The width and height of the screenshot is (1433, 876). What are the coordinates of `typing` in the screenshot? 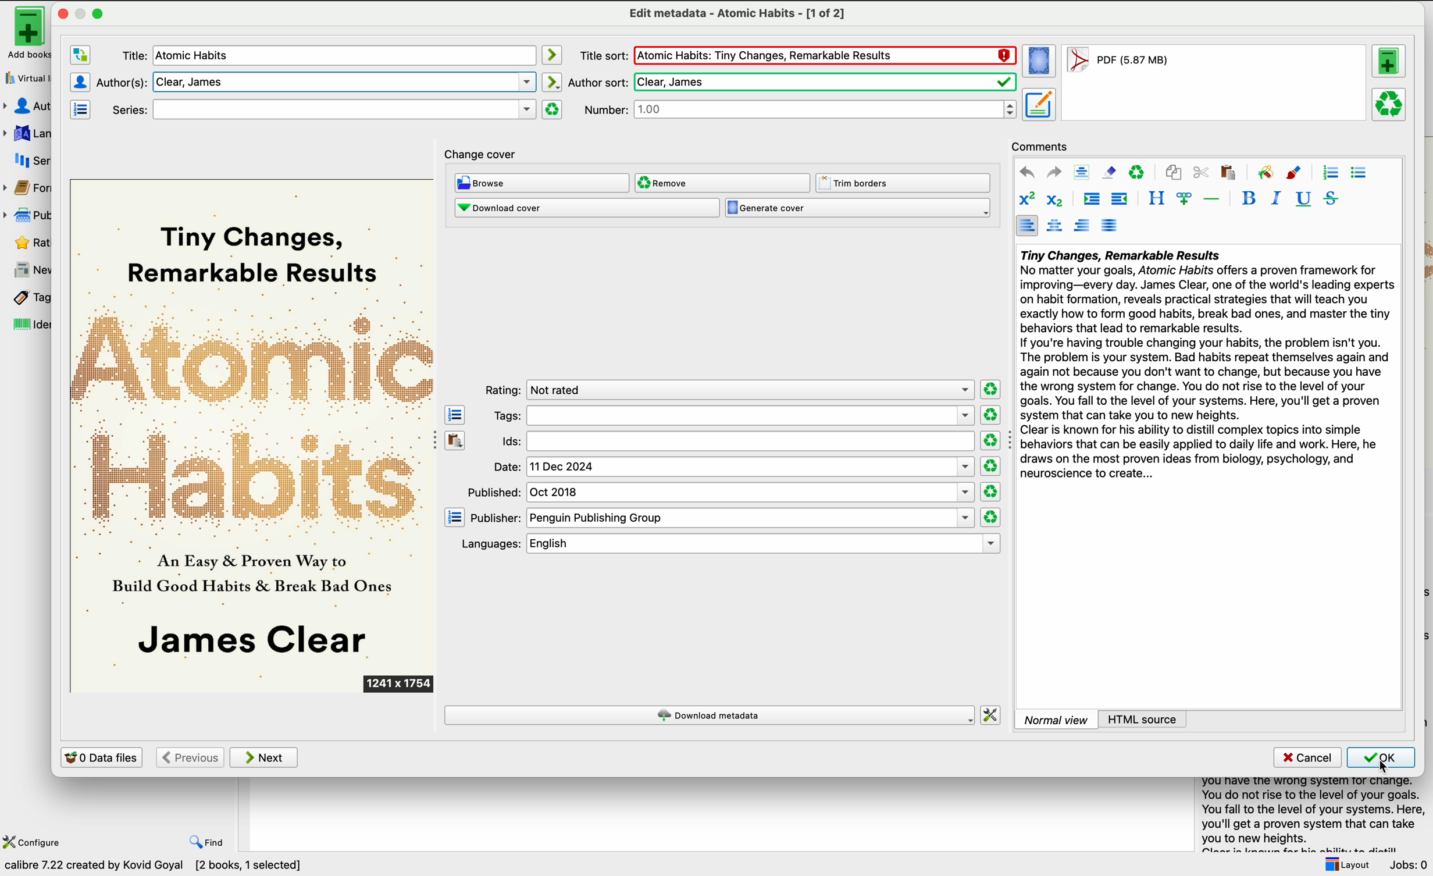 It's located at (341, 81).